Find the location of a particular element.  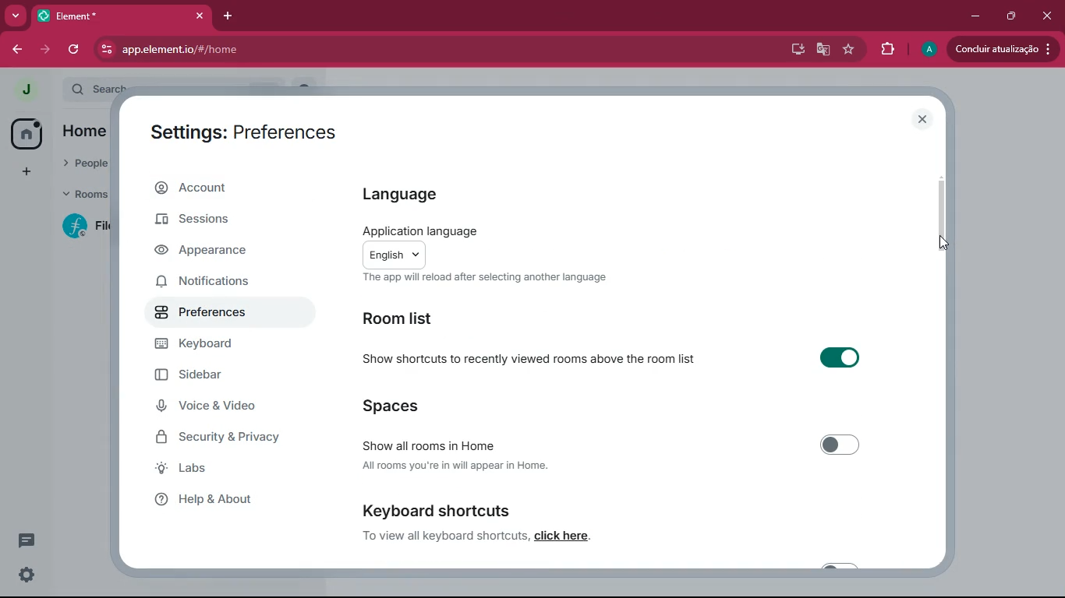

filecoin lotus implementation  is located at coordinates (89, 228).